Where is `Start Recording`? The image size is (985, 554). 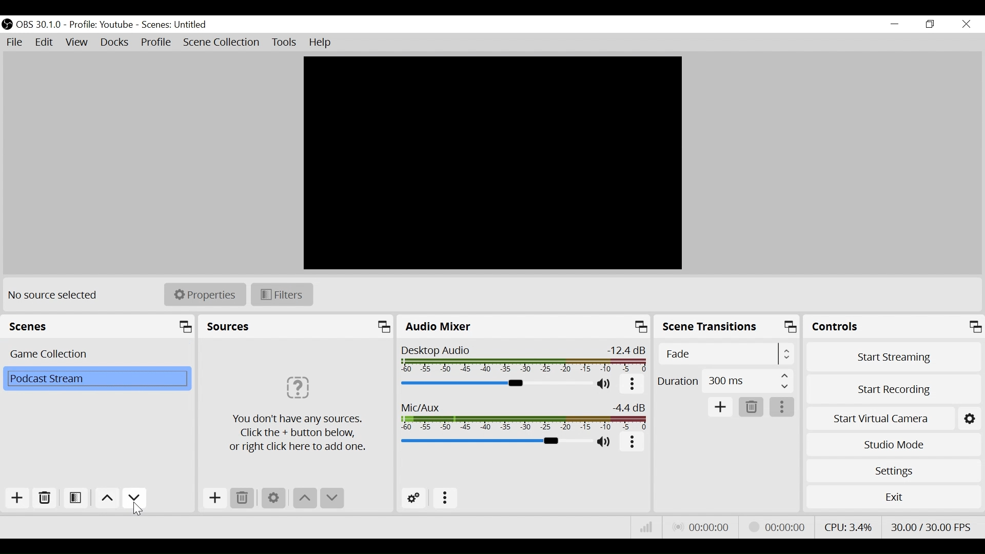 Start Recording is located at coordinates (894, 387).